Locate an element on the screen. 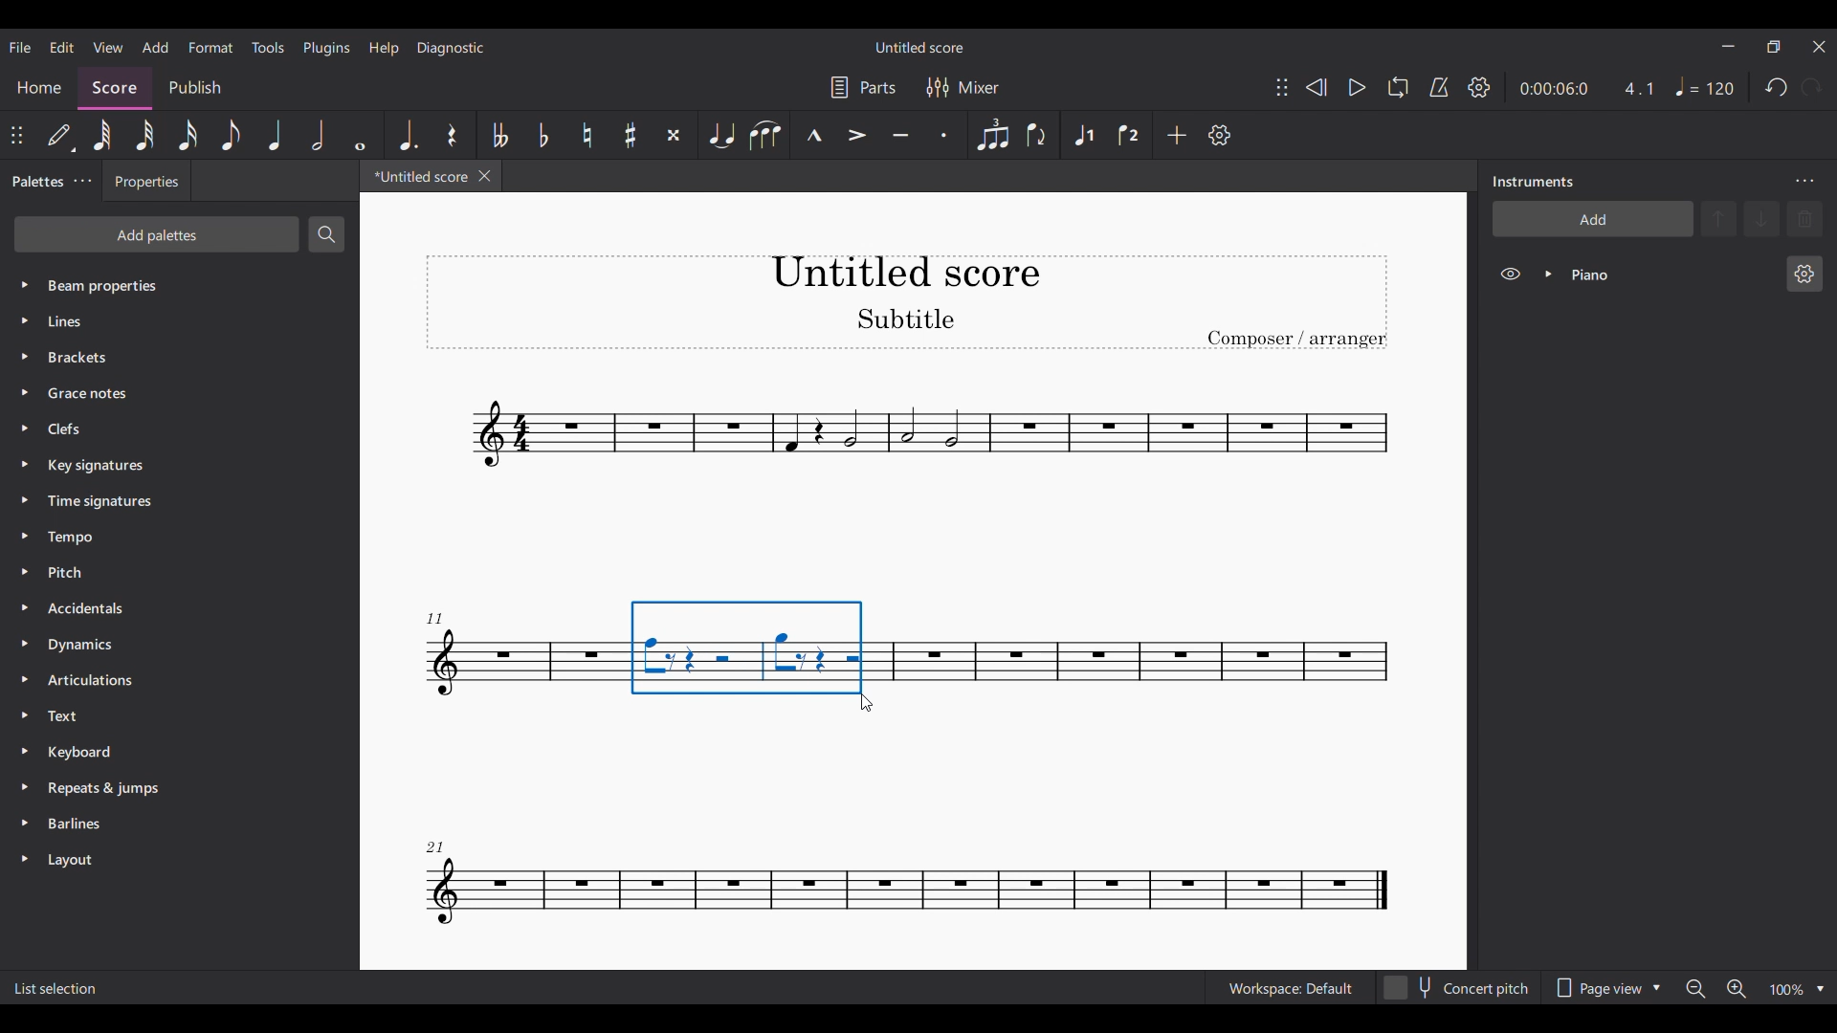  Rewind is located at coordinates (1316, 87).